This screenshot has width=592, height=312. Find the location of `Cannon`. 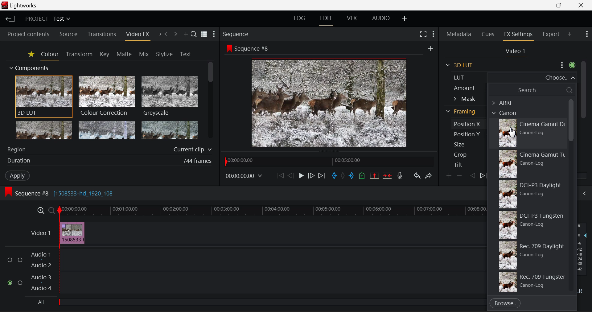

Cannon is located at coordinates (528, 113).